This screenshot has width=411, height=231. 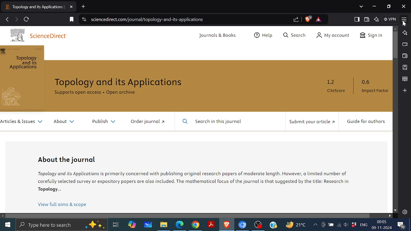 What do you see at coordinates (40, 34) in the screenshot?
I see `Science Direct` at bounding box center [40, 34].